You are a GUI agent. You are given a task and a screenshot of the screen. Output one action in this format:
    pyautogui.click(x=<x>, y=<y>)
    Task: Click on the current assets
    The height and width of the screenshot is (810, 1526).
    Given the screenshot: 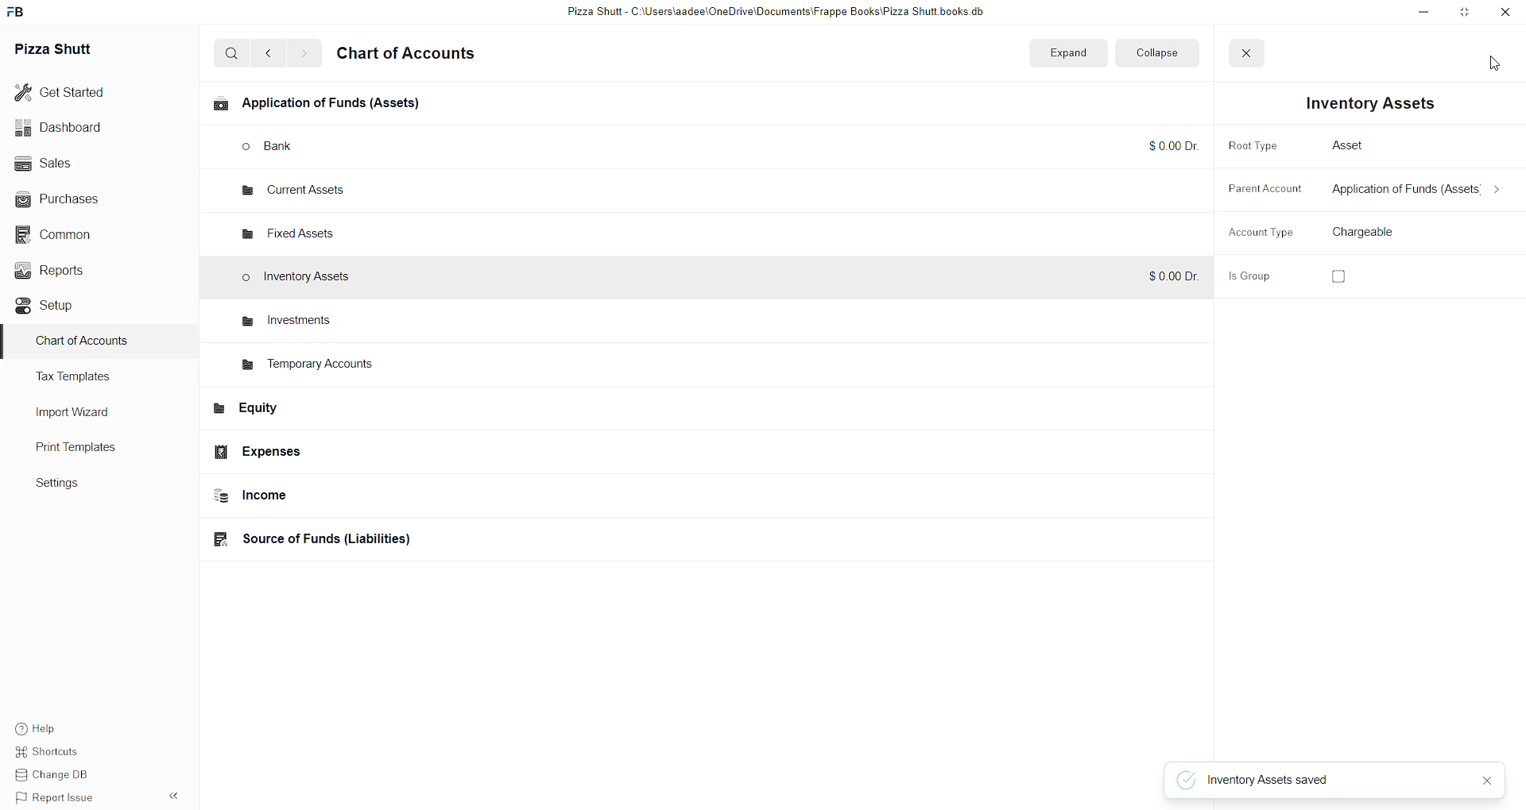 What is the action you would take?
    pyautogui.click(x=288, y=193)
    